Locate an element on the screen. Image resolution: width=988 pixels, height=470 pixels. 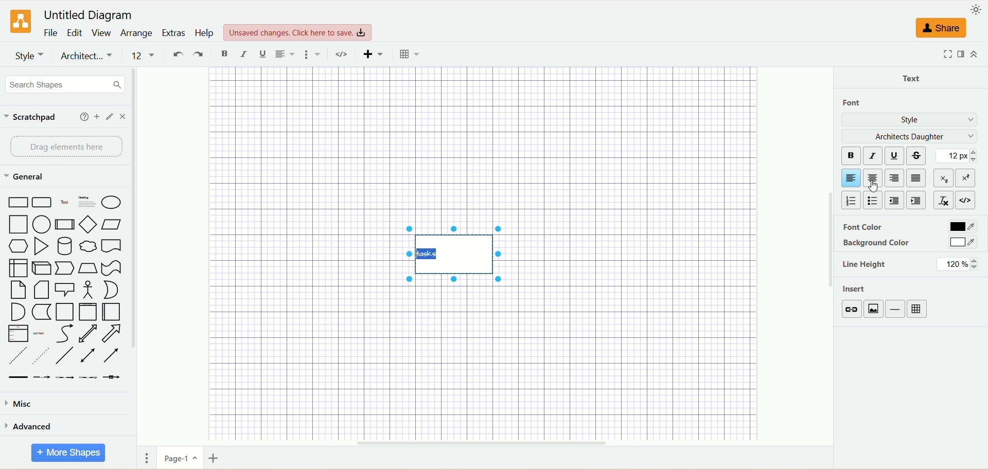
Dotted Line is located at coordinates (19, 356).